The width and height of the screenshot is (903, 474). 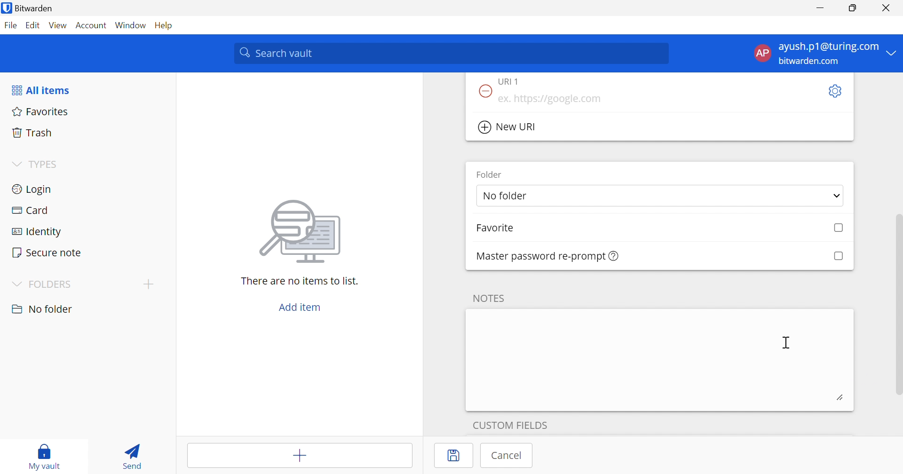 I want to click on Scroll Bar, so click(x=897, y=296).